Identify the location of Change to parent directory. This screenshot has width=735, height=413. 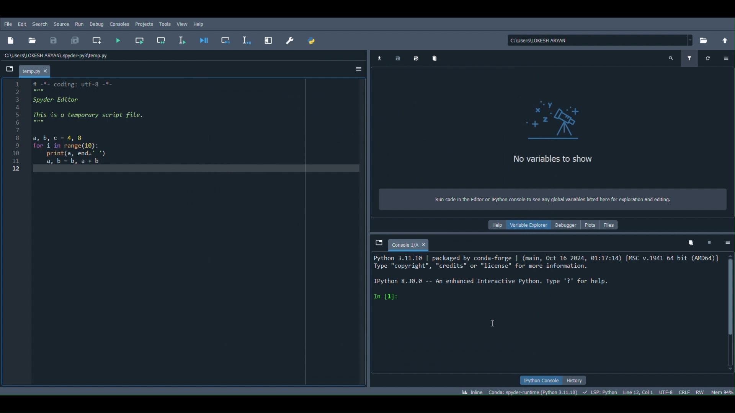
(725, 39).